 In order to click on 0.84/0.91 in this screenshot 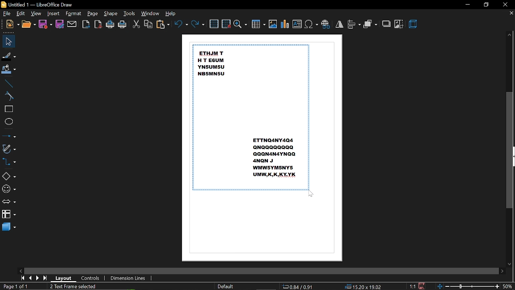, I will do `click(299, 286)`.